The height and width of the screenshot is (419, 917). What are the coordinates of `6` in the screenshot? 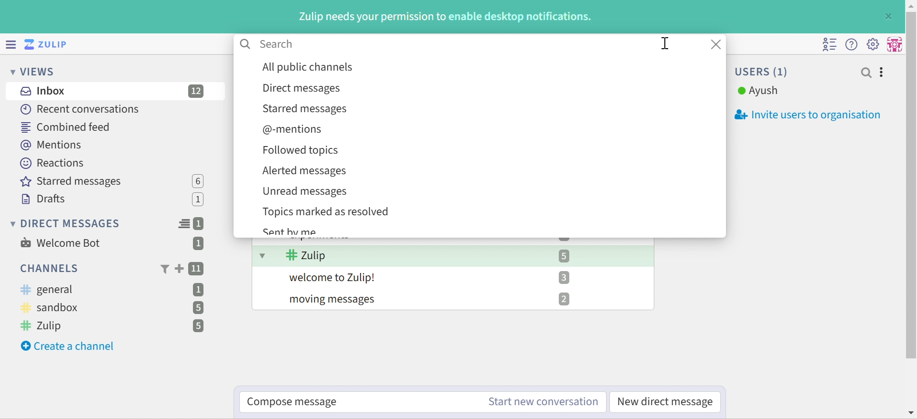 It's located at (198, 181).